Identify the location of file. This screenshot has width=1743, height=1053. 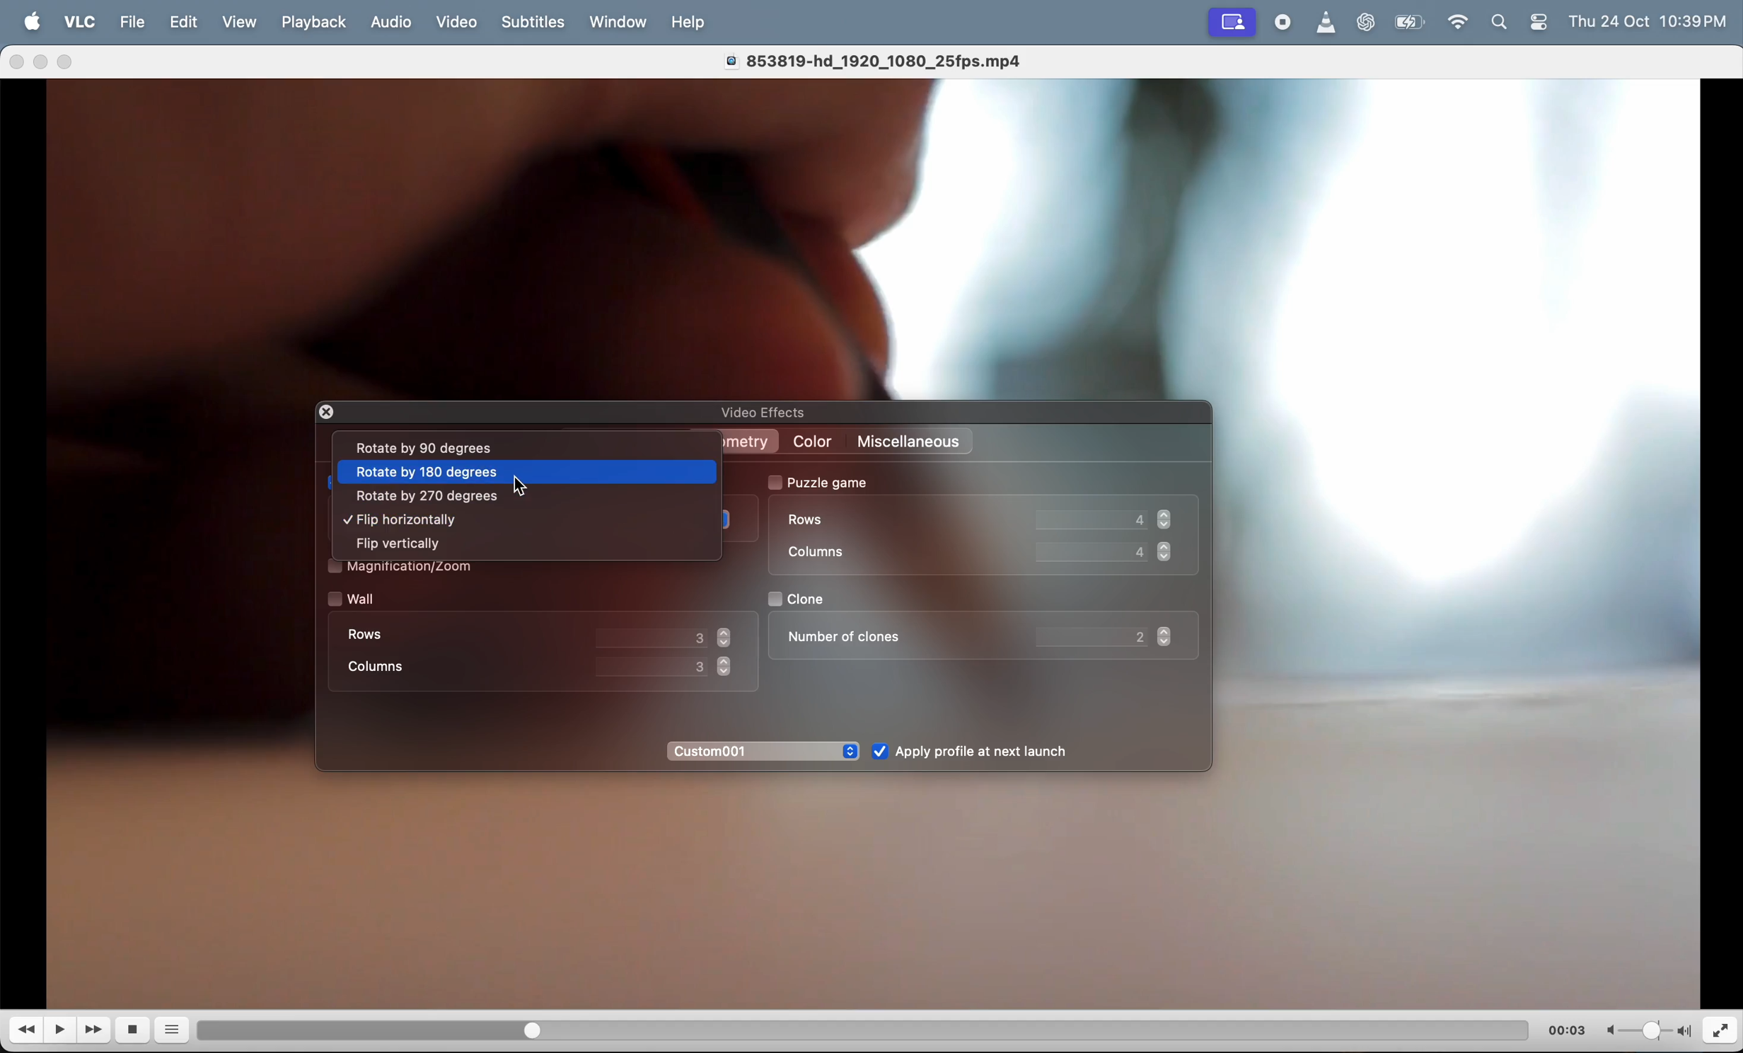
(132, 23).